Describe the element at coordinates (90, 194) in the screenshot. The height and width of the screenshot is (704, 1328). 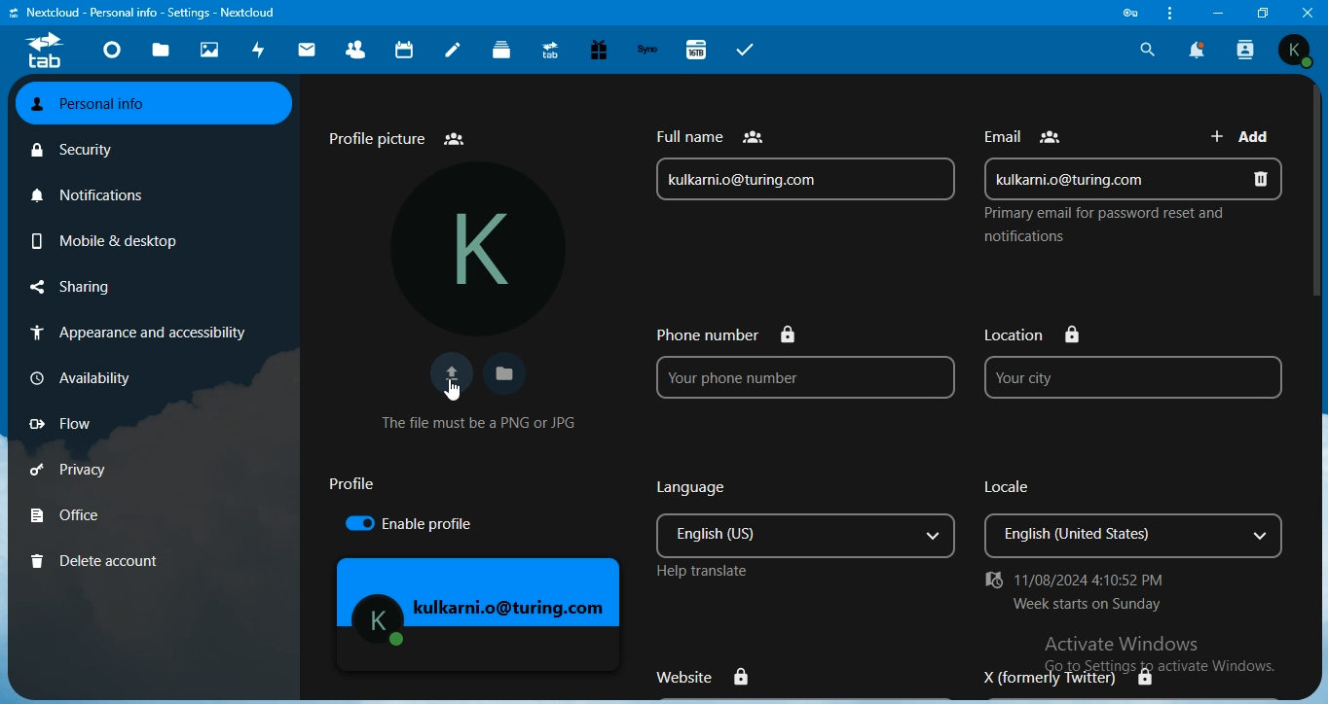
I see `notifications` at that location.